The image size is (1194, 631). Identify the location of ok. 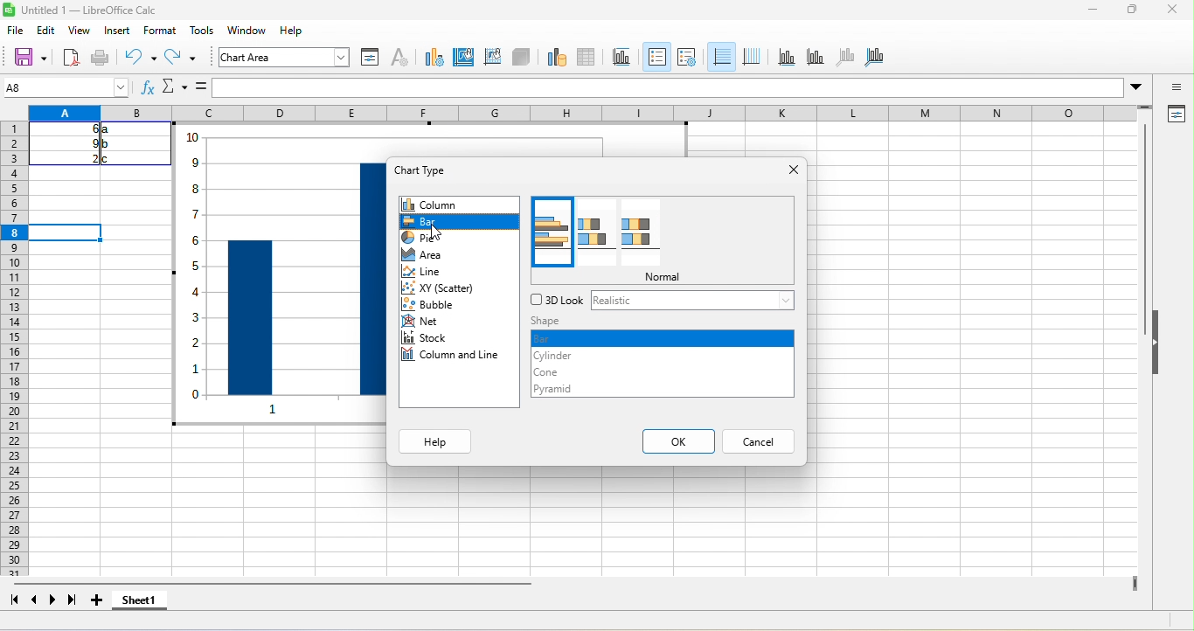
(677, 440).